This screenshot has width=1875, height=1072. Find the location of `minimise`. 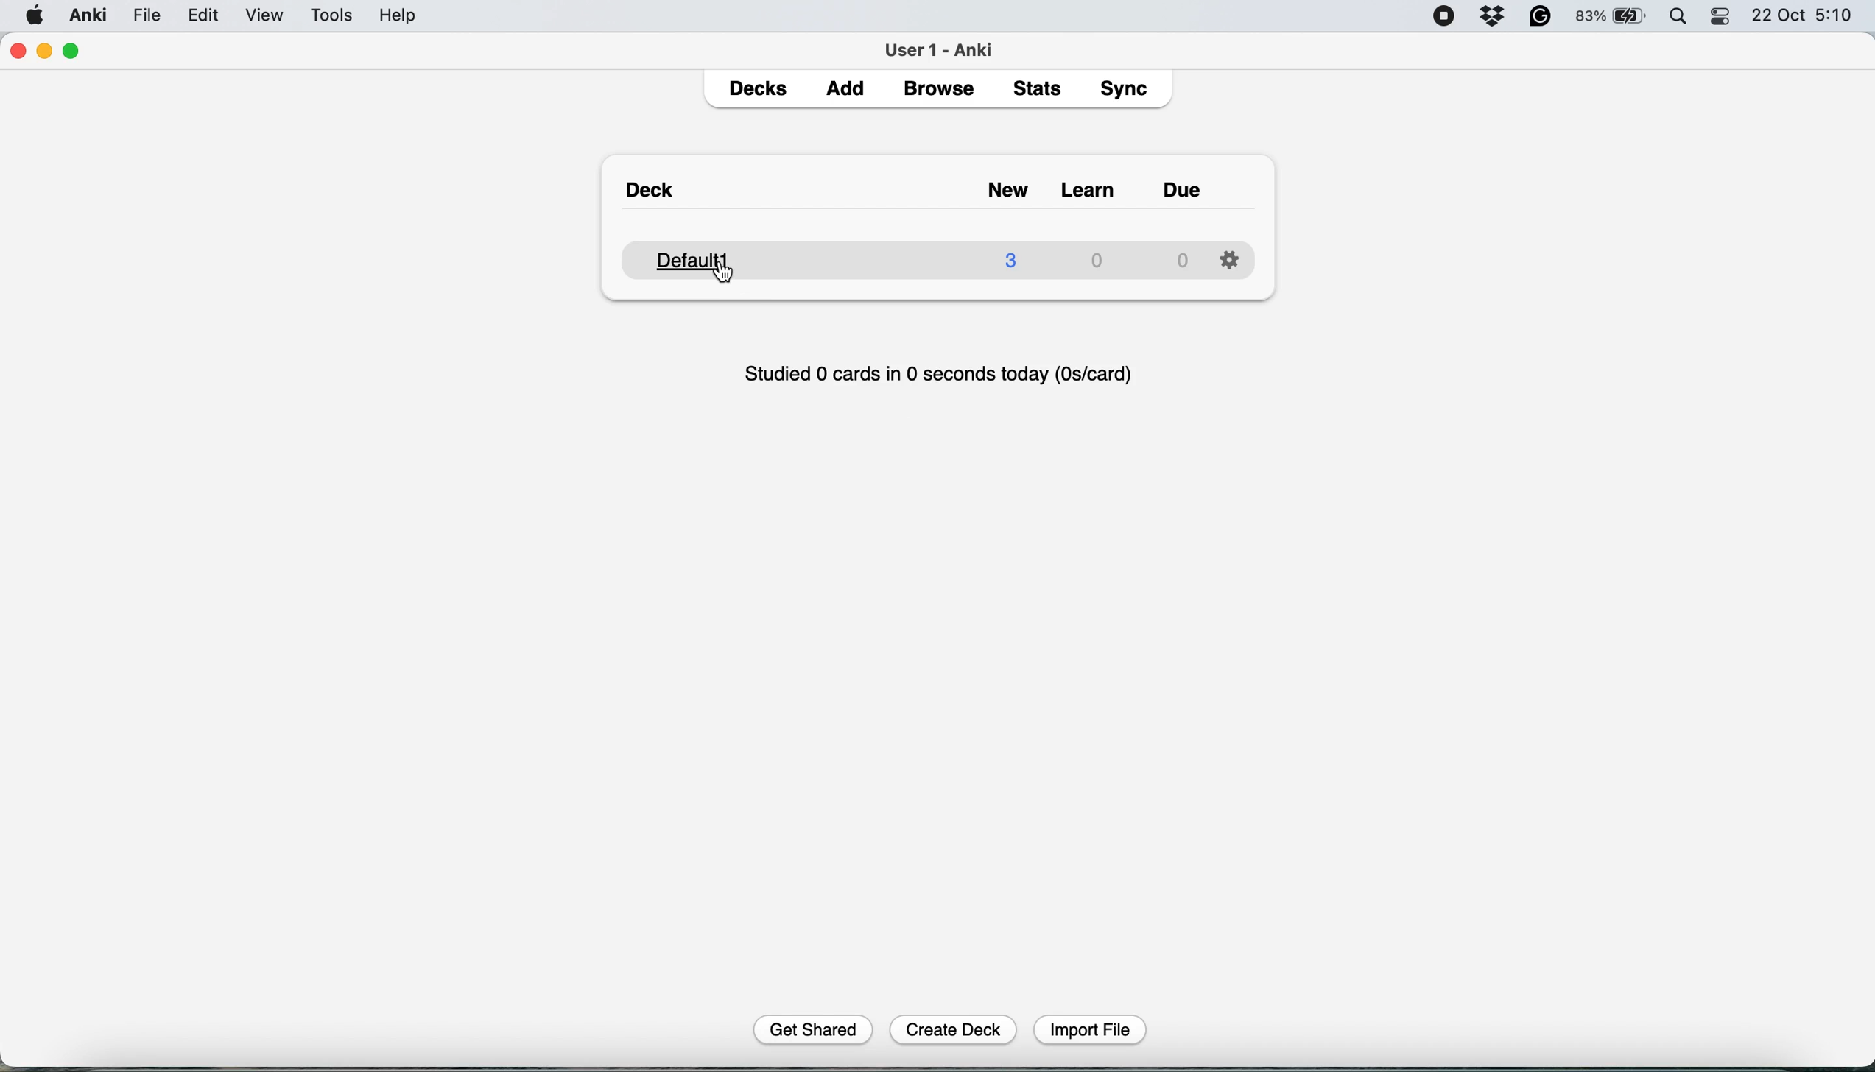

minimise is located at coordinates (45, 50).